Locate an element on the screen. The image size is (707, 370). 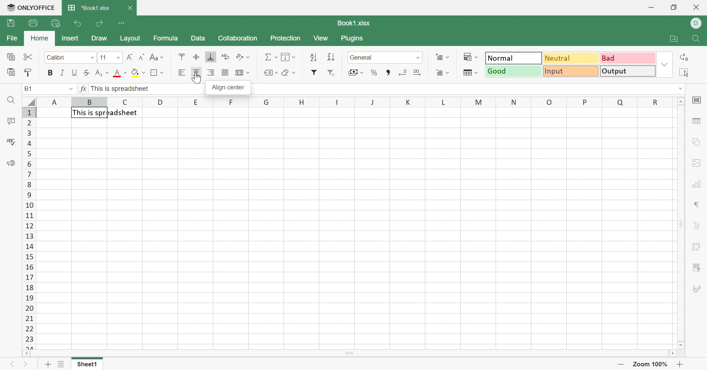
Underline is located at coordinates (74, 72).